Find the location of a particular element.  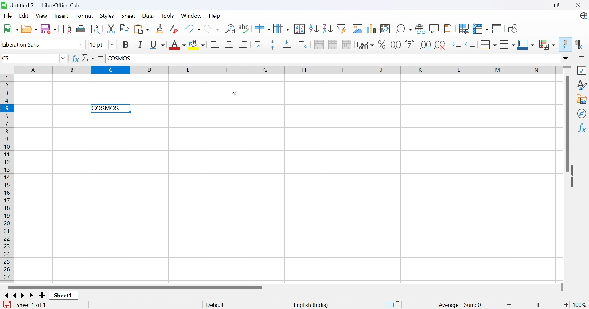

Standard selection. Click to change selection mode. is located at coordinates (392, 304).